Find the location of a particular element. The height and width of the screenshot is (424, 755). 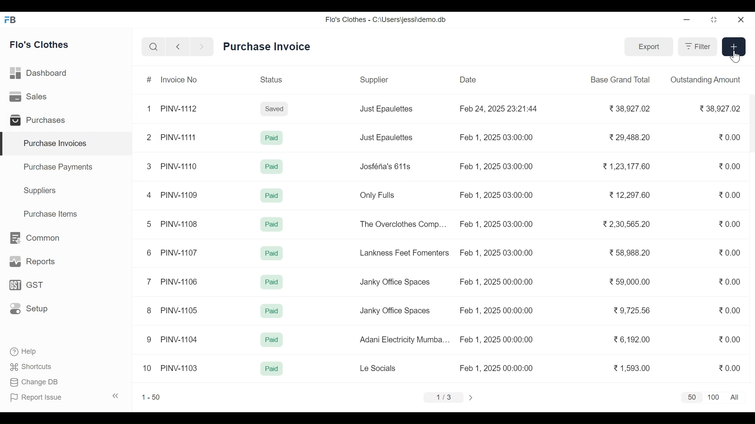

Janky Office Spaces is located at coordinates (395, 311).